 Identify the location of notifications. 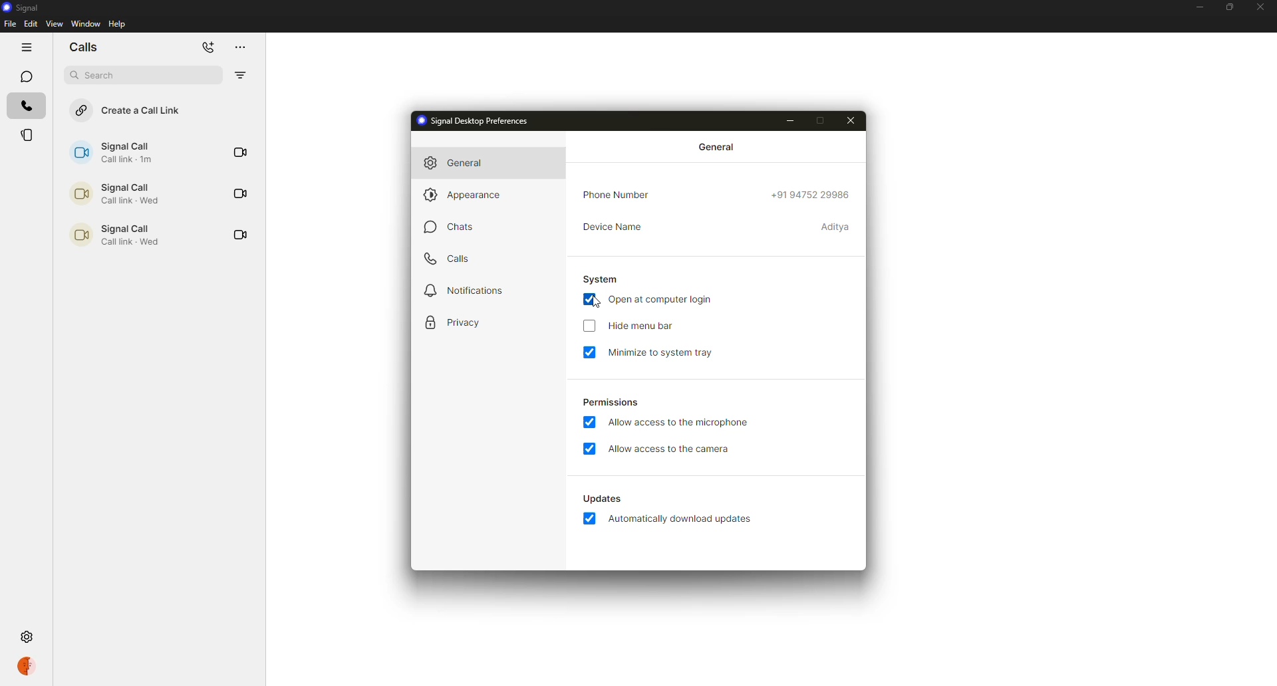
(462, 290).